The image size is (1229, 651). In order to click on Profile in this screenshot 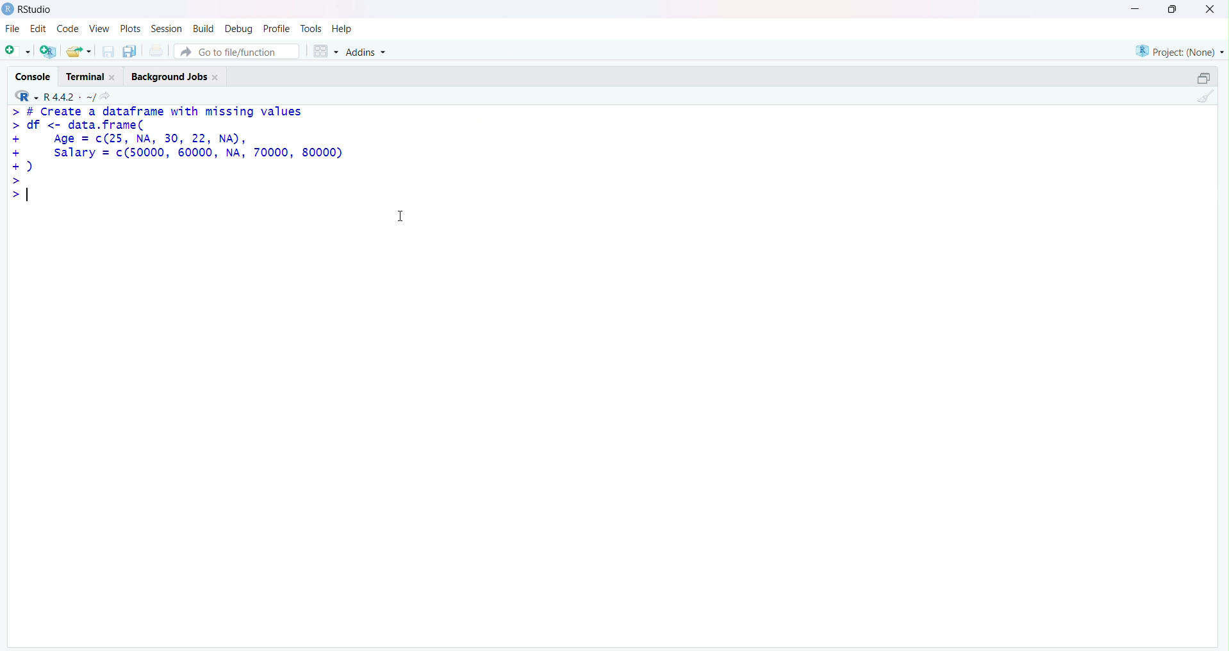, I will do `click(277, 28)`.